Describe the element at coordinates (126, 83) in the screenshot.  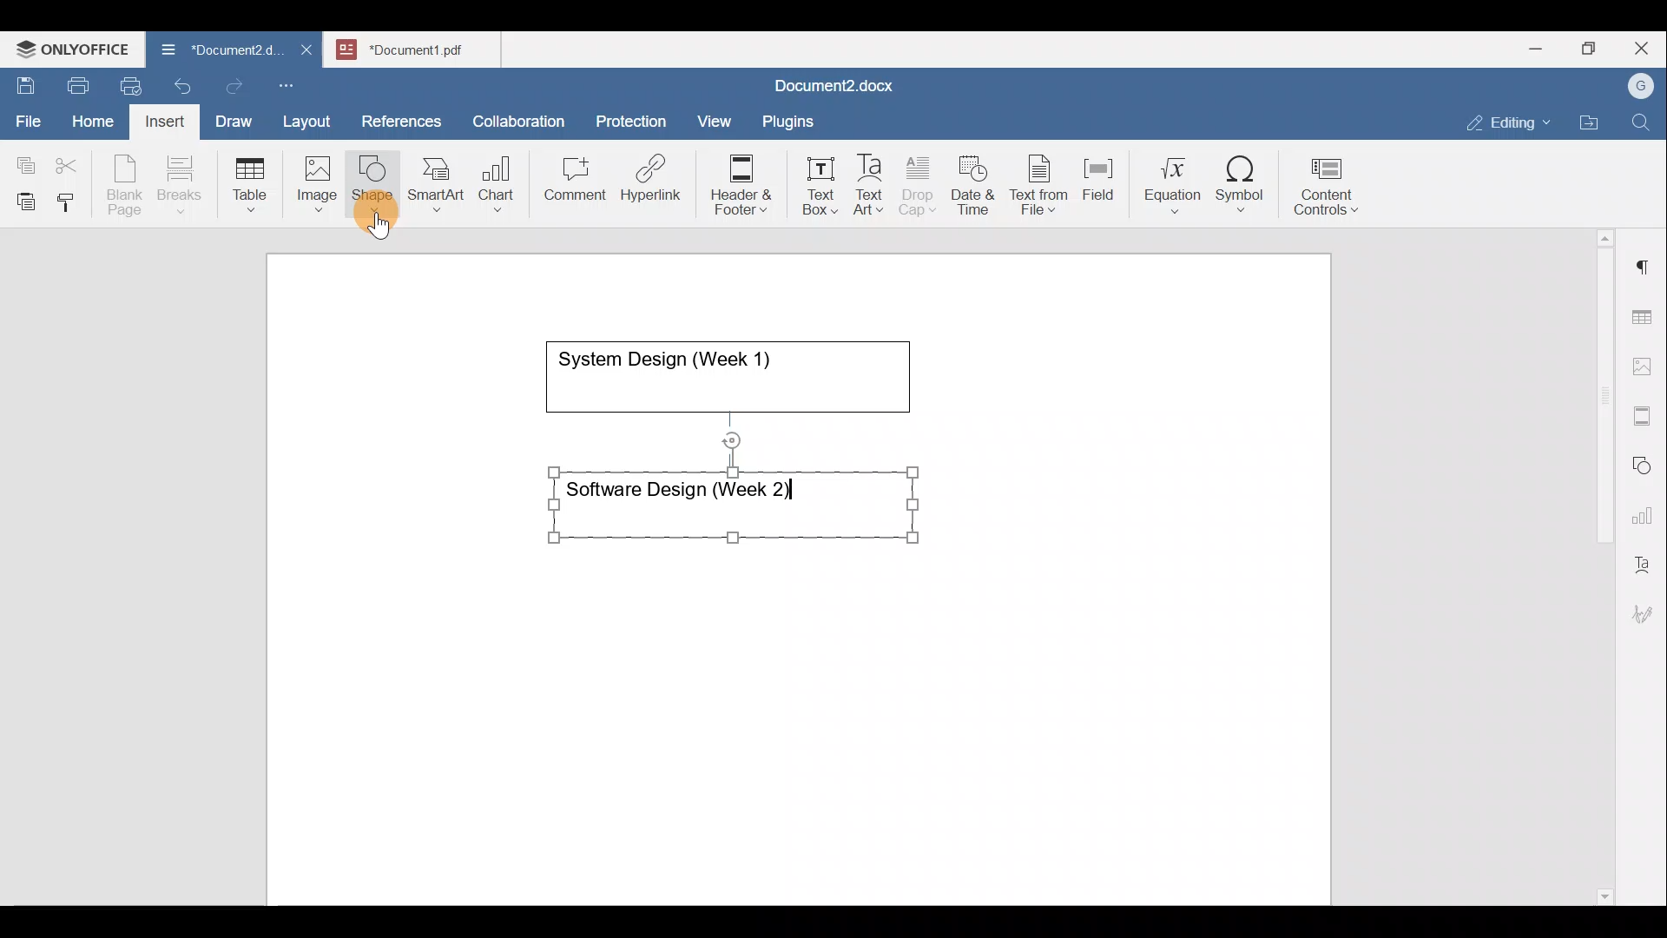
I see `Quick print` at that location.